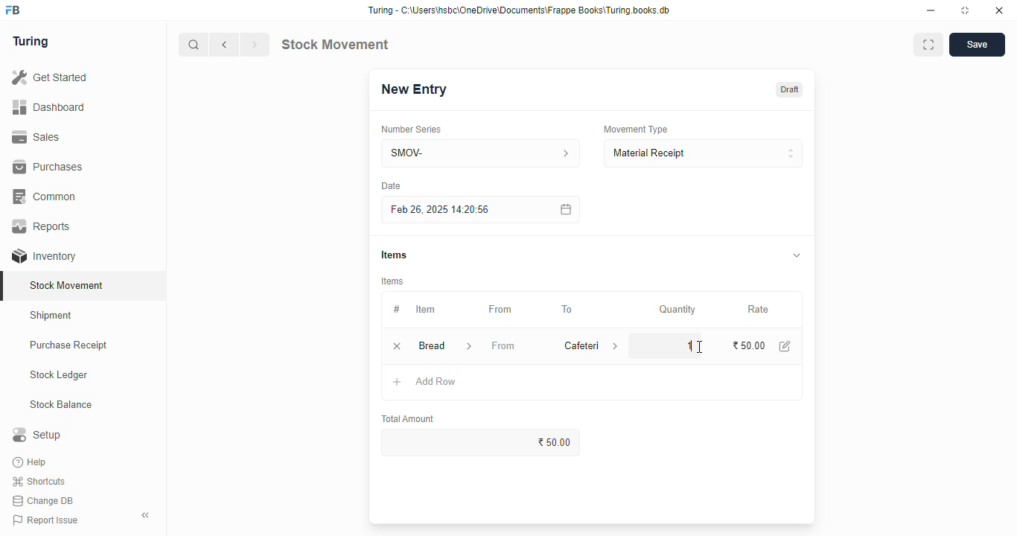 Image resolution: width=1017 pixels, height=536 pixels. Describe the element at coordinates (51, 77) in the screenshot. I see `get started` at that location.